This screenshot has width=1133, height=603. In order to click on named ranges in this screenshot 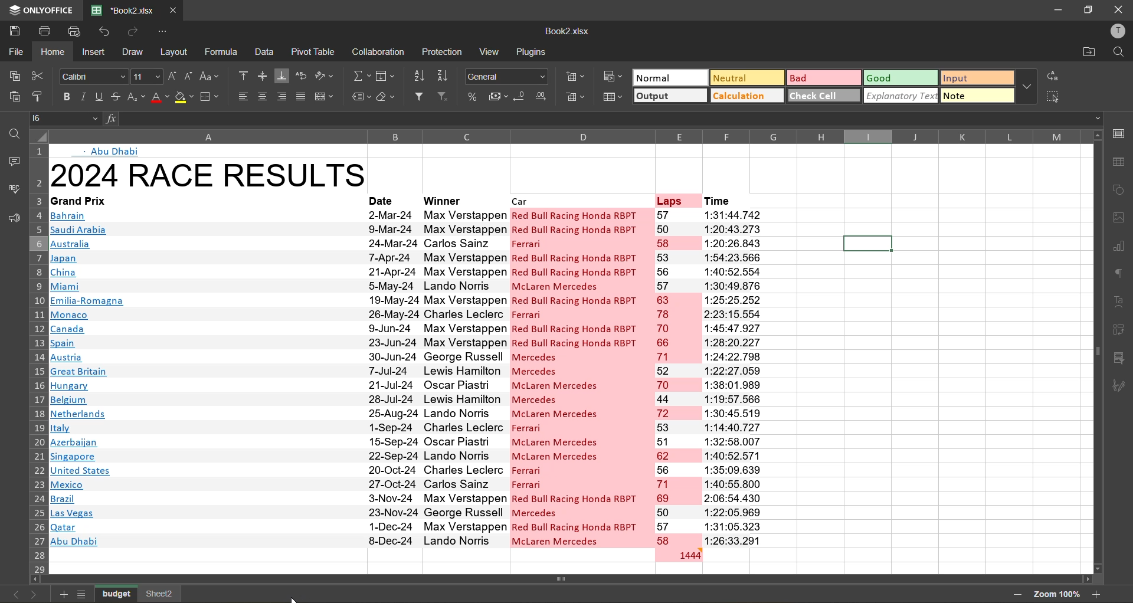, I will do `click(358, 99)`.